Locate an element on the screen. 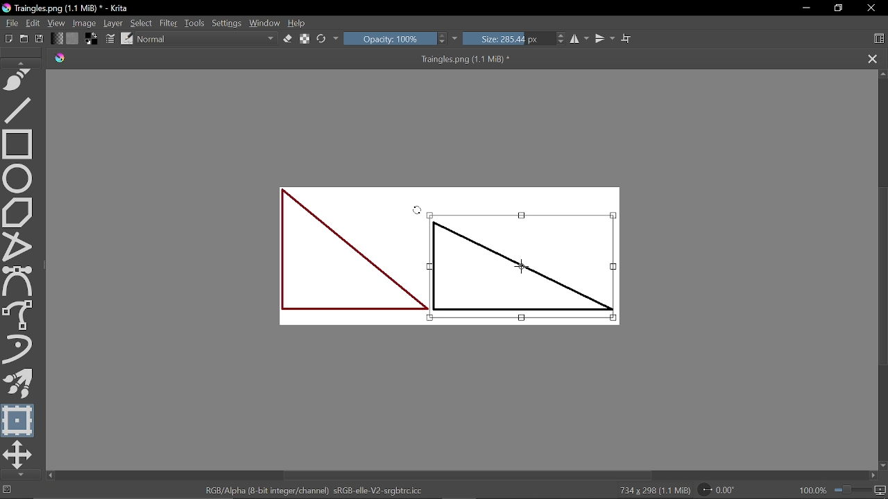 This screenshot has width=888, height=499. Fill pattern is located at coordinates (73, 39).